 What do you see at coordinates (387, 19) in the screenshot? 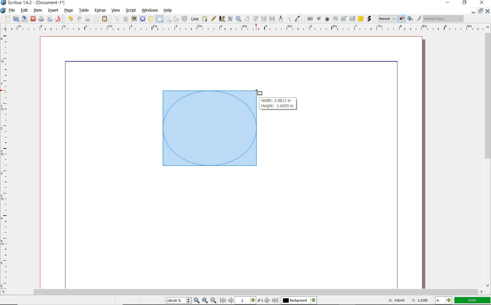
I see `SELECT THE IMAGE PREVIEW QUALITY` at bounding box center [387, 19].